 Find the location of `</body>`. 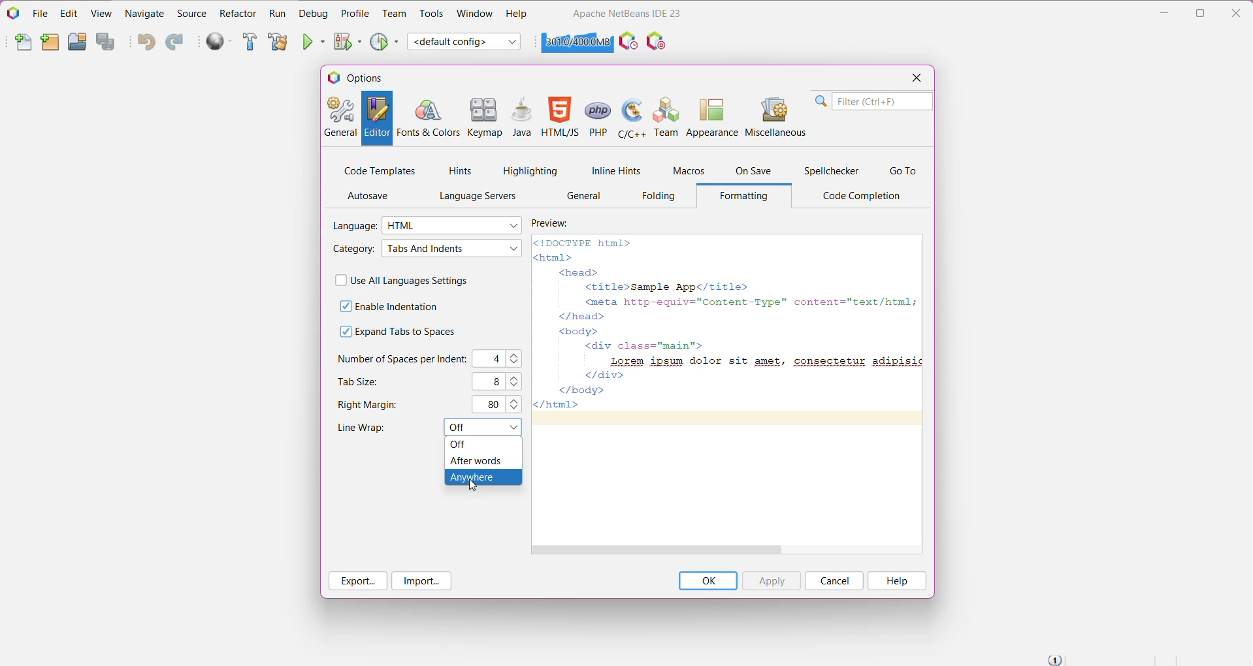

</body> is located at coordinates (585, 390).